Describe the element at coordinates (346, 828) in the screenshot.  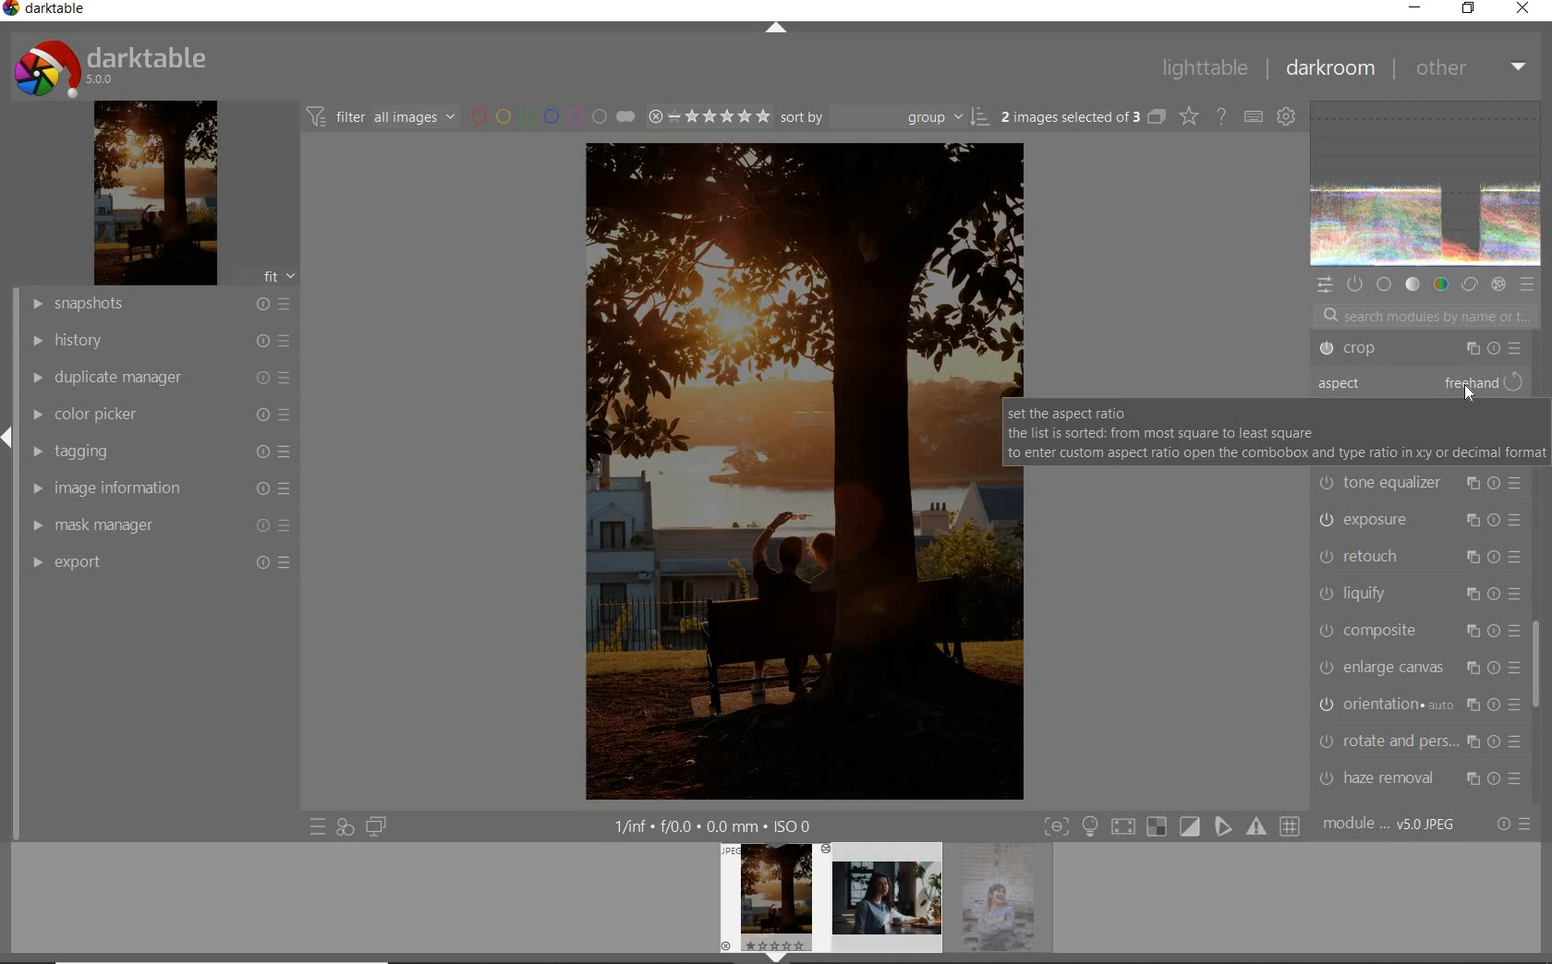
I see `quick access for applying any of your style` at that location.